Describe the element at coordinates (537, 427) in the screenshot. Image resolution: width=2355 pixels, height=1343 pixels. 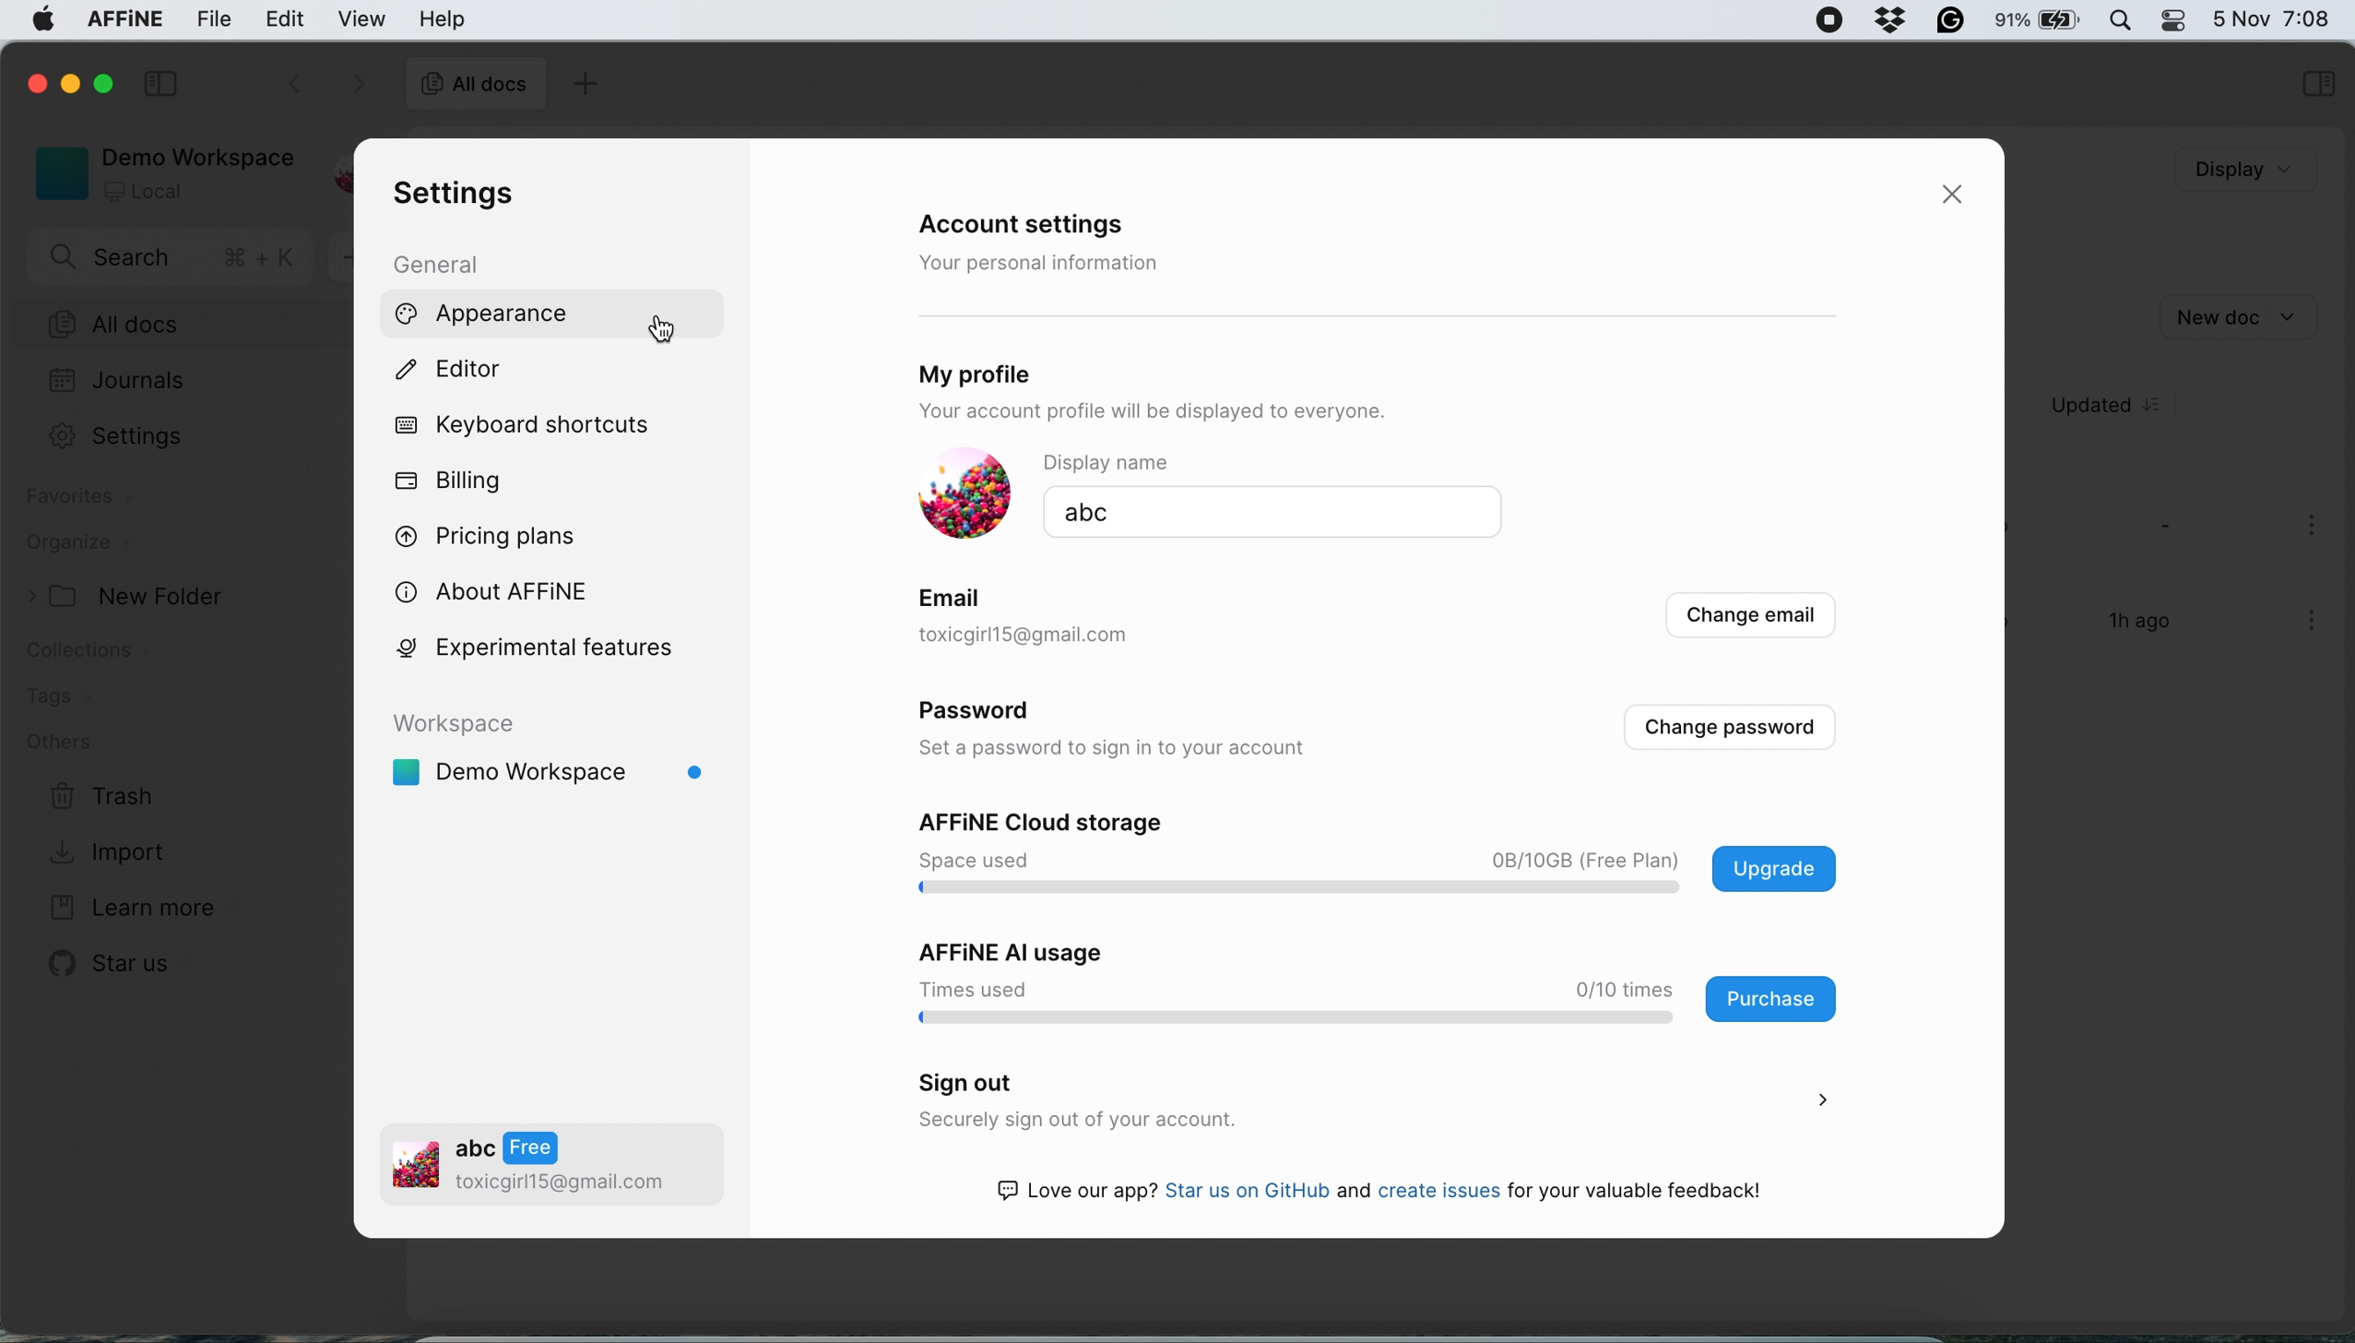
I see `keyboard shortcute` at that location.